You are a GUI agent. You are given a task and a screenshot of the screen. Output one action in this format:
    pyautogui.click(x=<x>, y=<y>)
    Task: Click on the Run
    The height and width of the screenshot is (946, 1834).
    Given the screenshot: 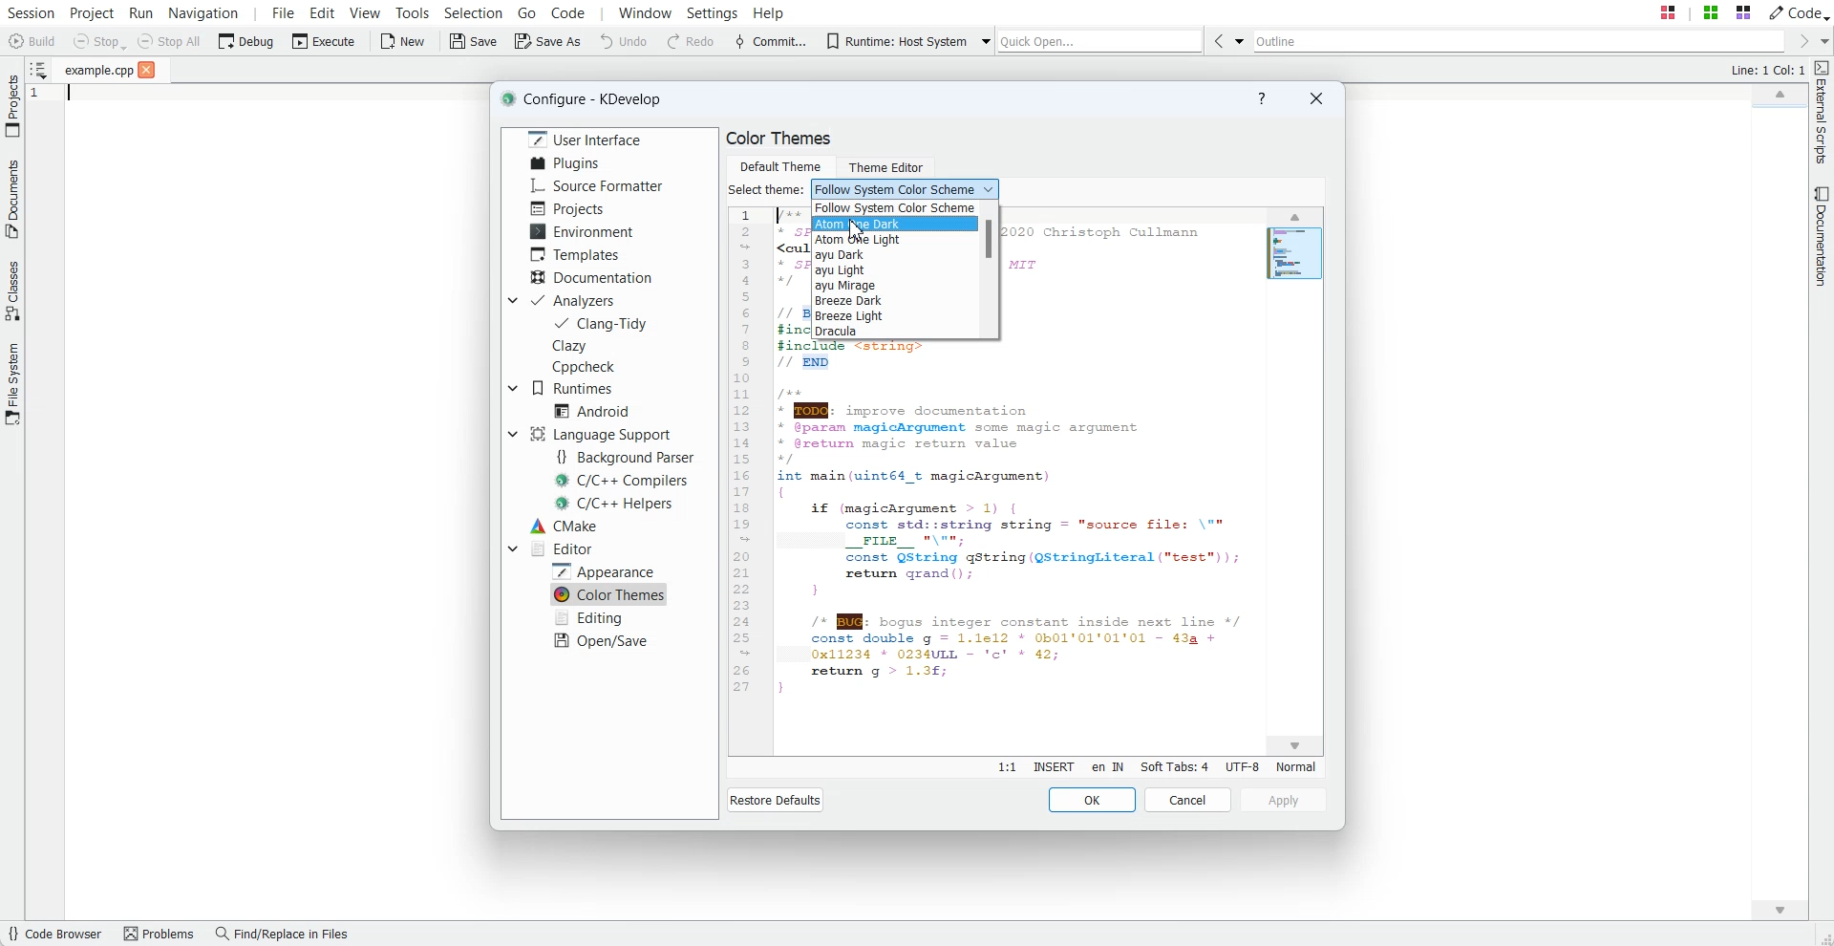 What is the action you would take?
    pyautogui.click(x=141, y=11)
    